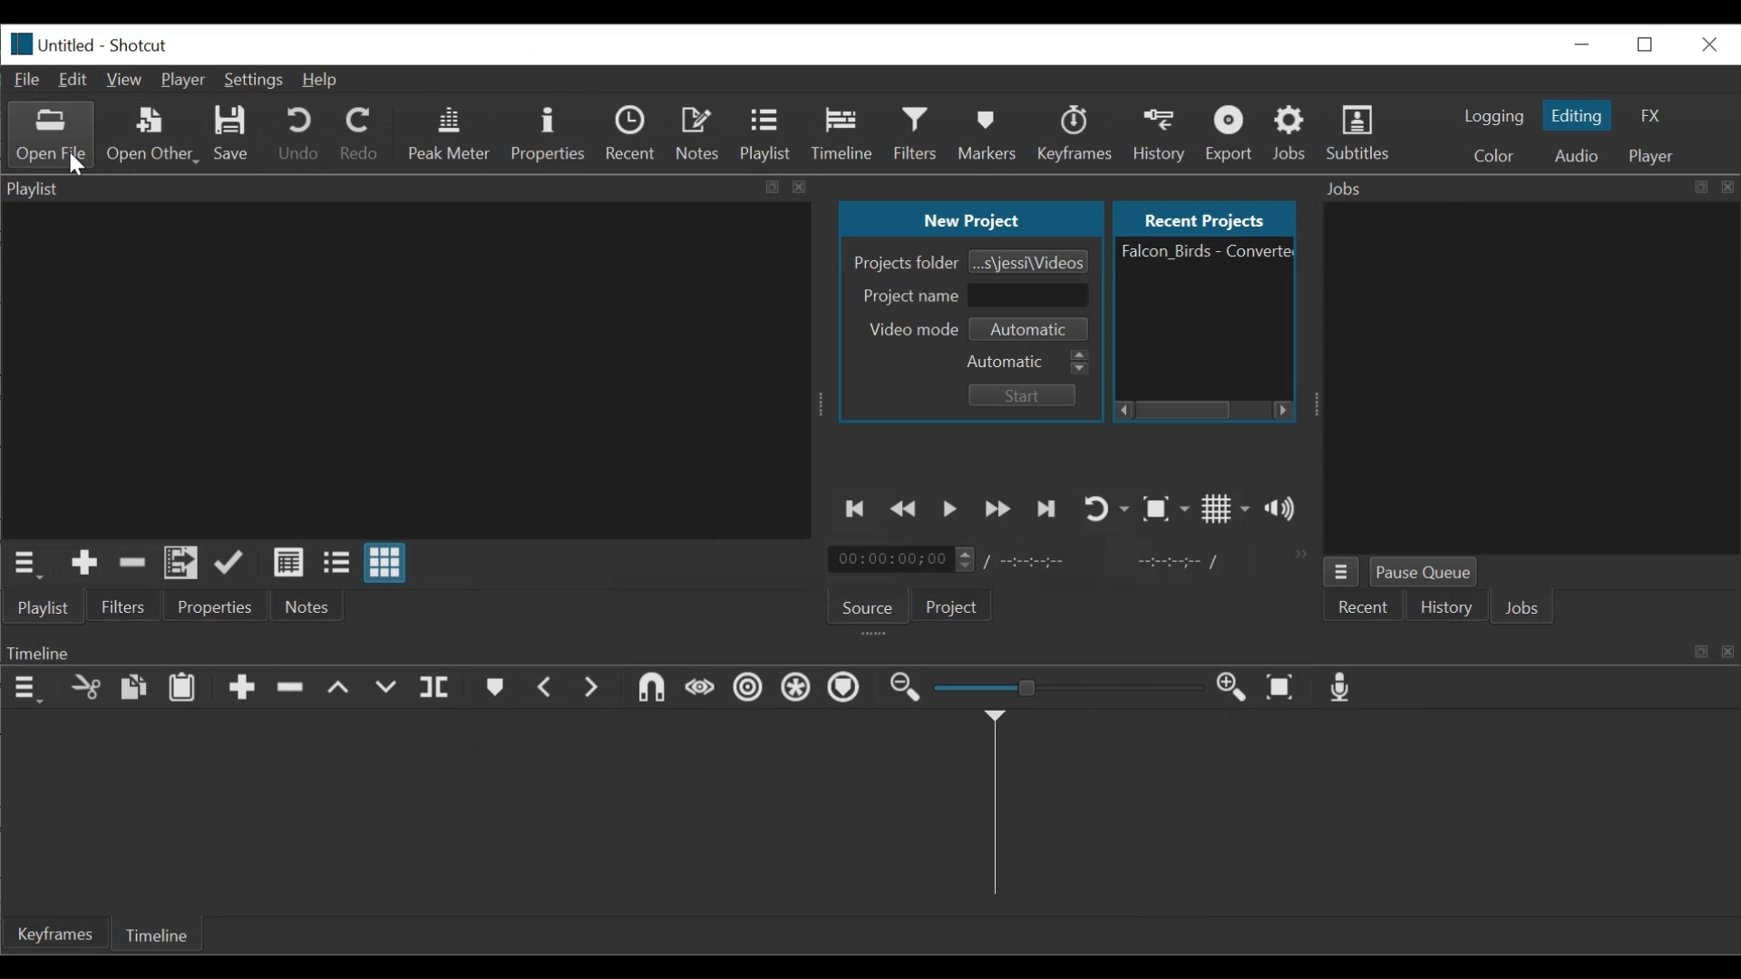 This screenshot has height=979, width=1741. Describe the element at coordinates (183, 81) in the screenshot. I see `Player` at that location.